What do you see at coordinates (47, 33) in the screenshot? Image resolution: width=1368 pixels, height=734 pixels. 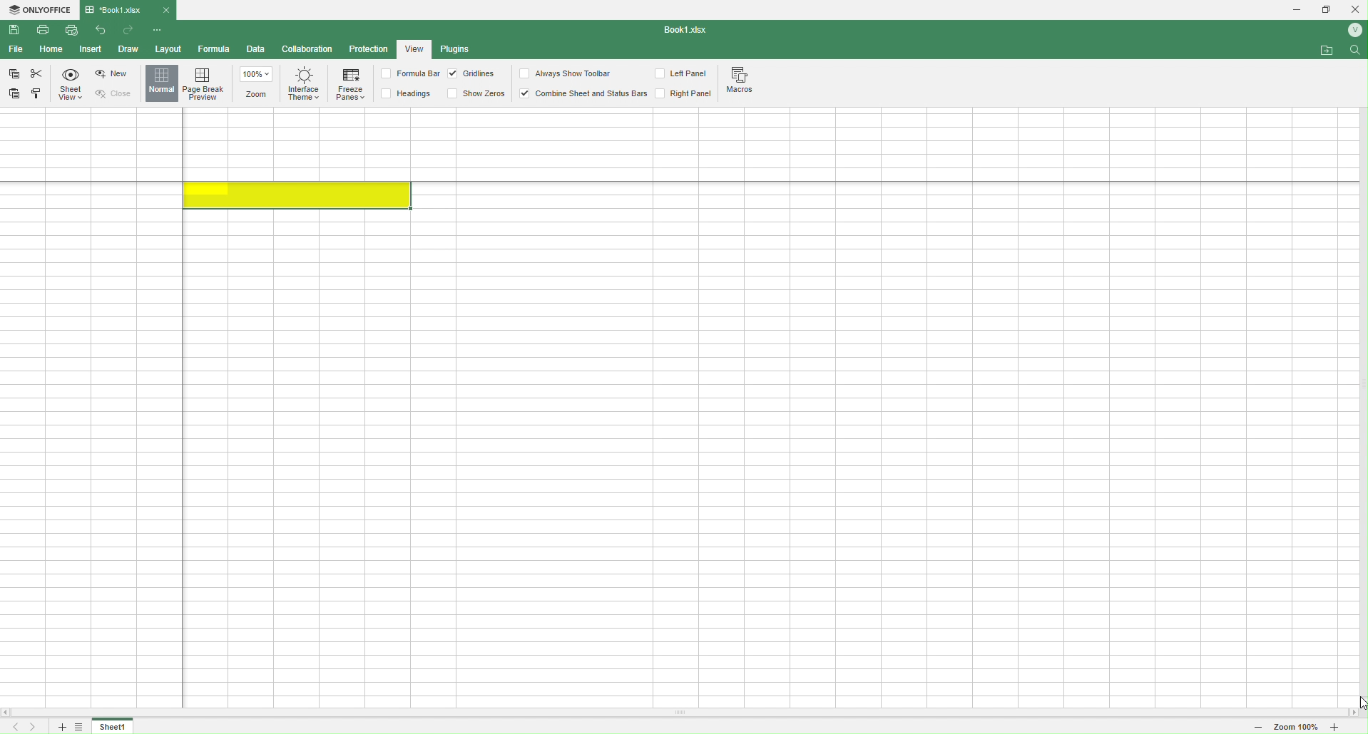 I see `Print File` at bounding box center [47, 33].